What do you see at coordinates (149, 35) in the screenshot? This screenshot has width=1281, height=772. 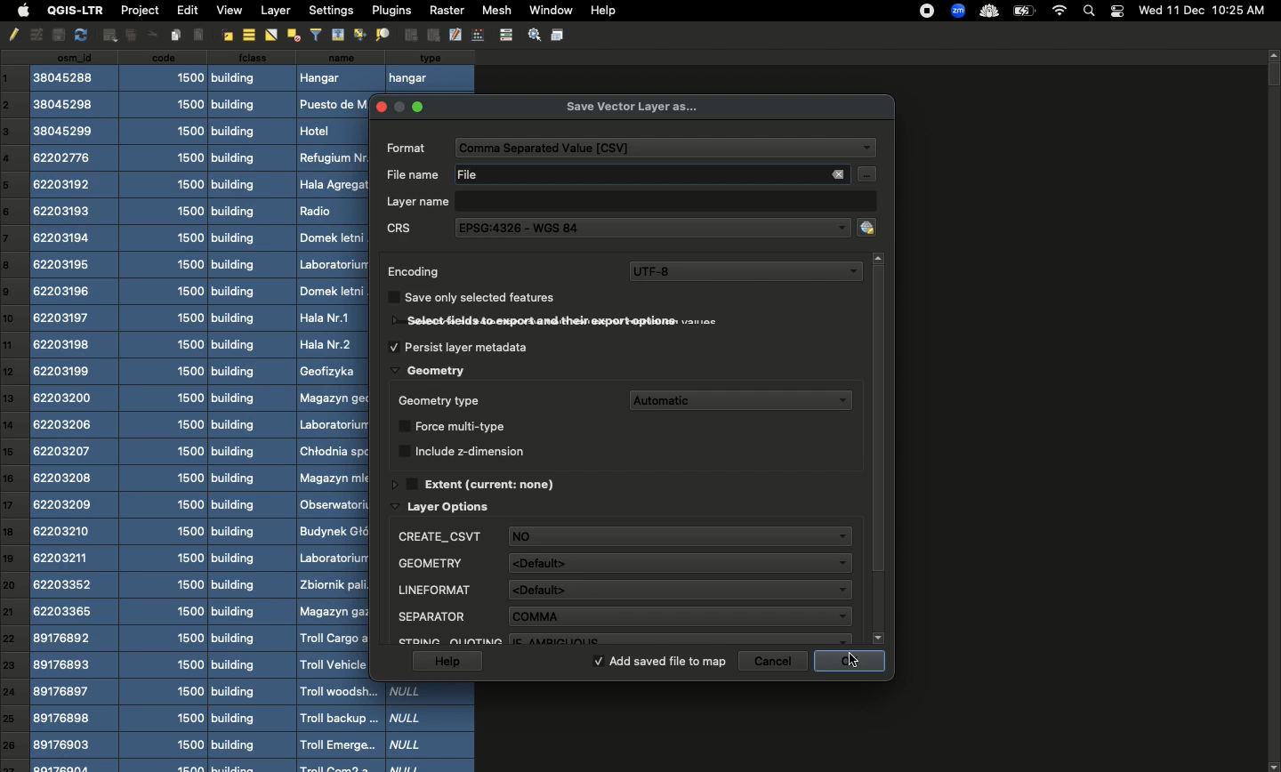 I see `` at bounding box center [149, 35].